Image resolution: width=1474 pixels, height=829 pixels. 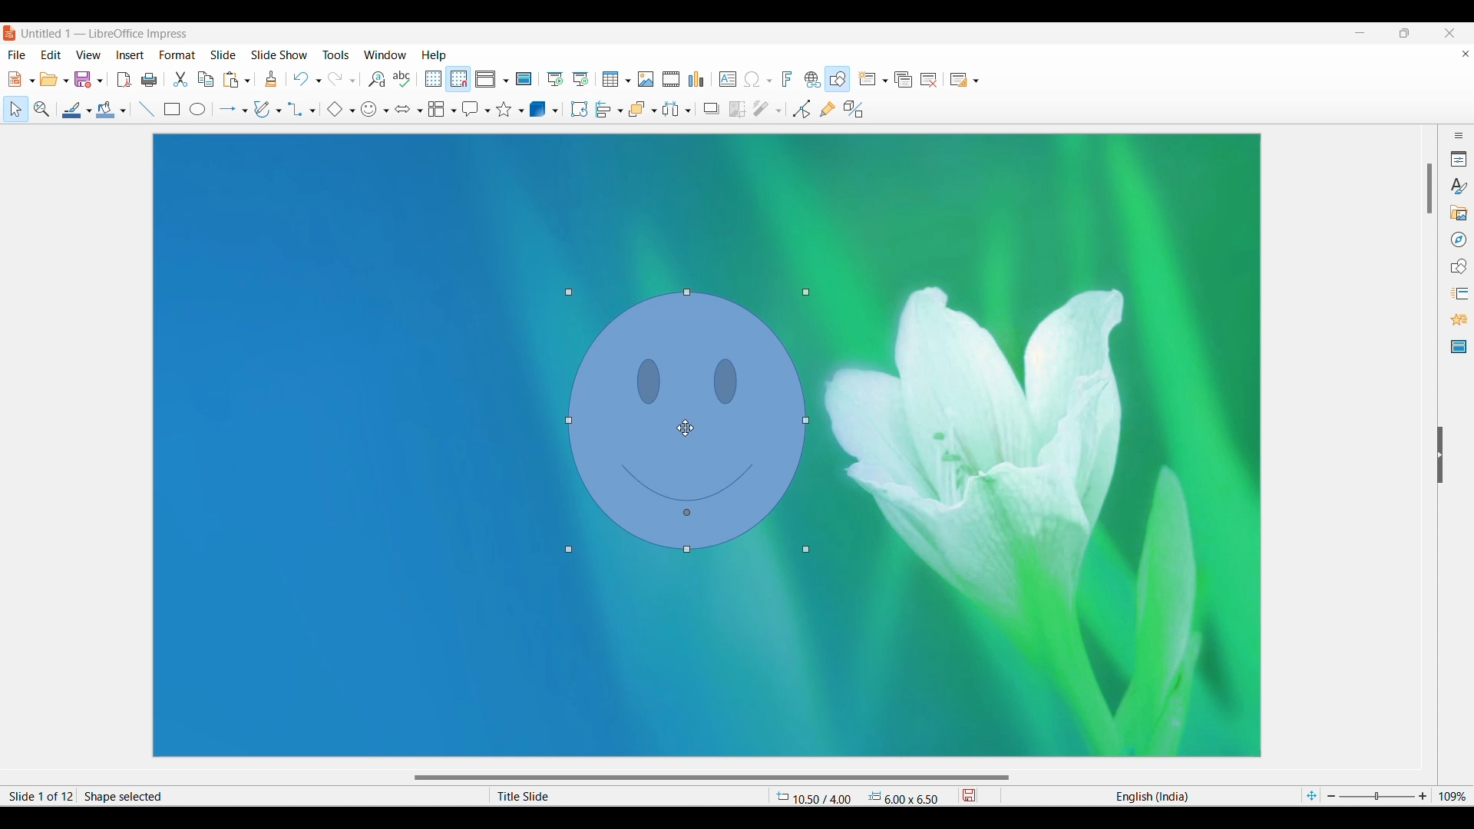 What do you see at coordinates (88, 54) in the screenshot?
I see `View` at bounding box center [88, 54].